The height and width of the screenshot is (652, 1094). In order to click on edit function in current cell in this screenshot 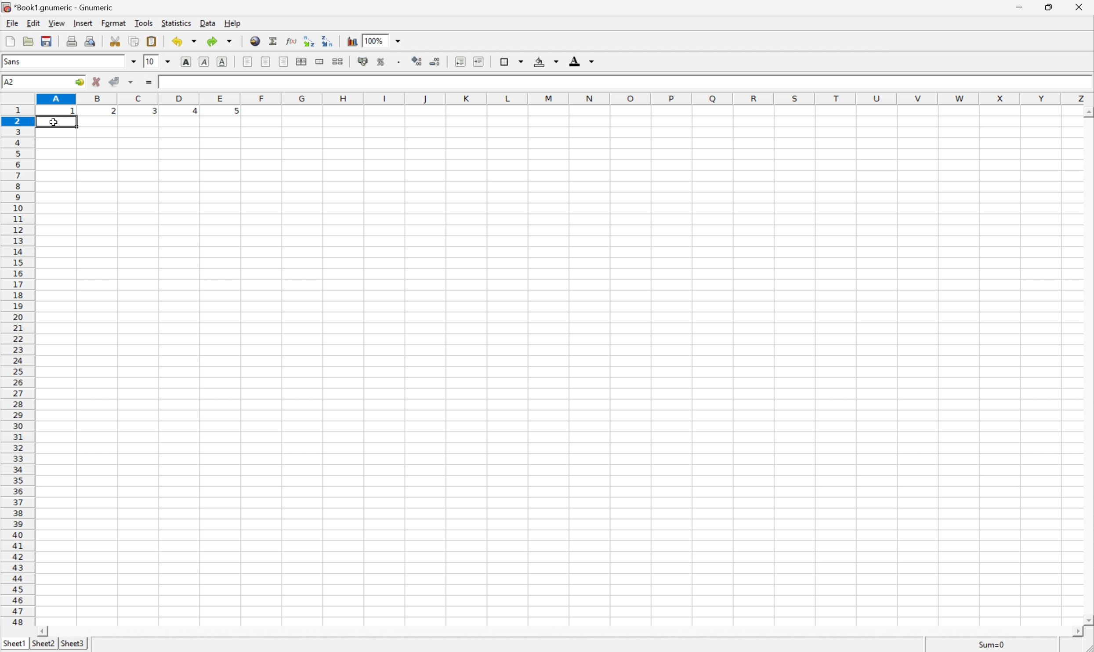, I will do `click(292, 42)`.